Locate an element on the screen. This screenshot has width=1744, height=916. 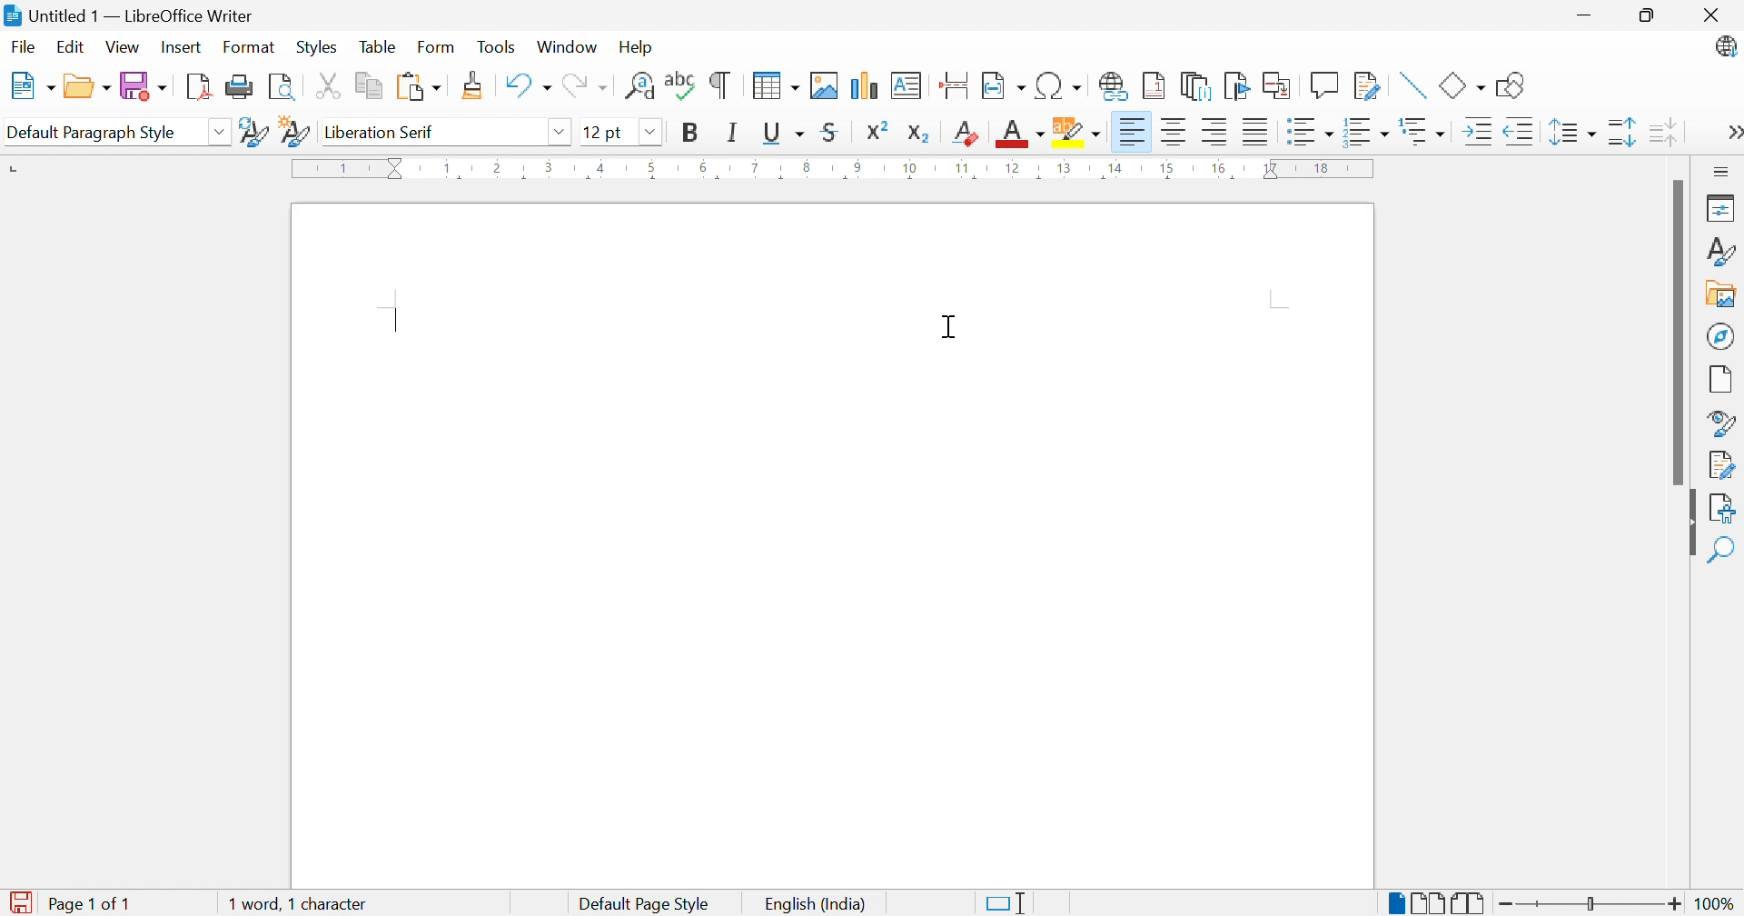
Navigator is located at coordinates (1719, 336).